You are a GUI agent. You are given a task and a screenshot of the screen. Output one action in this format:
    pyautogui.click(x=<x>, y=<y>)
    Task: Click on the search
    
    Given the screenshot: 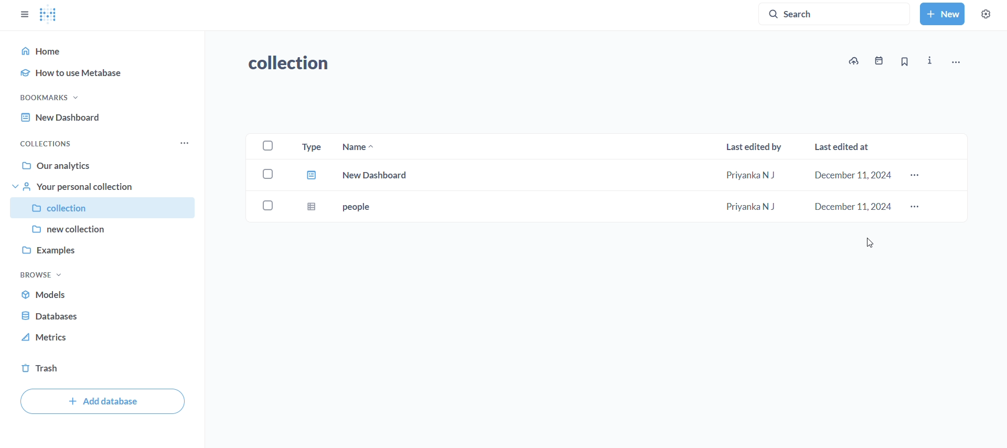 What is the action you would take?
    pyautogui.click(x=837, y=13)
    